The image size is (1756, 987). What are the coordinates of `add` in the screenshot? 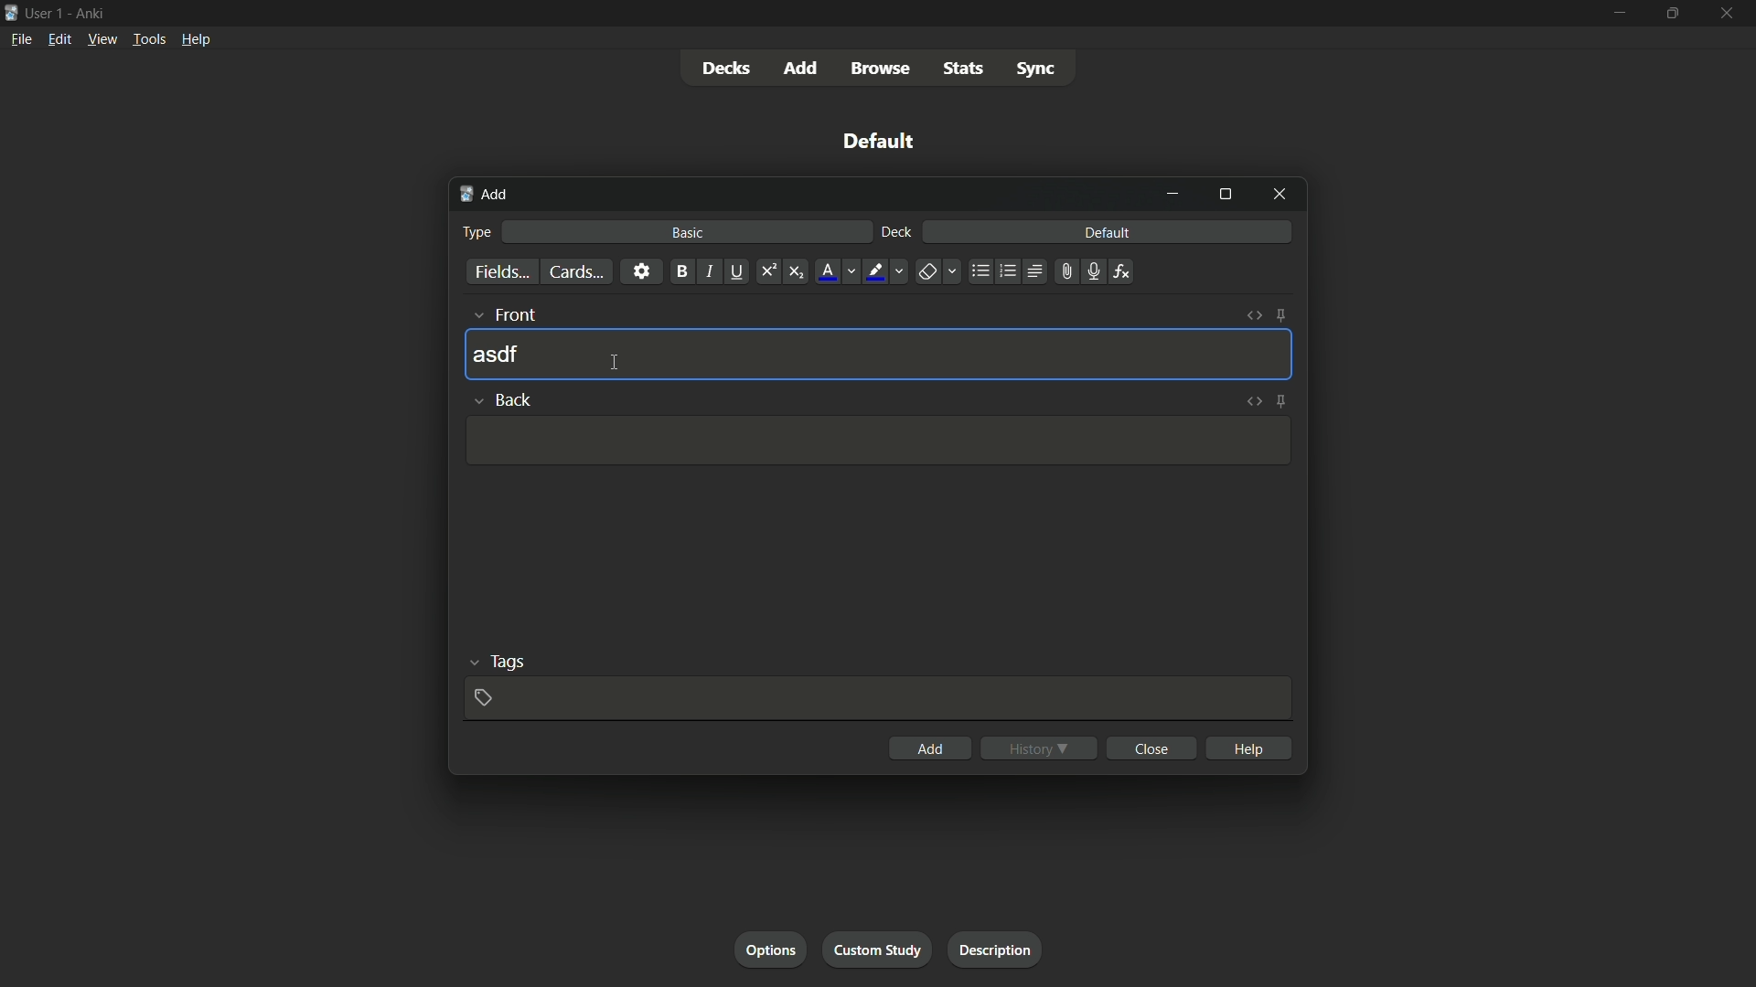 It's located at (931, 747).